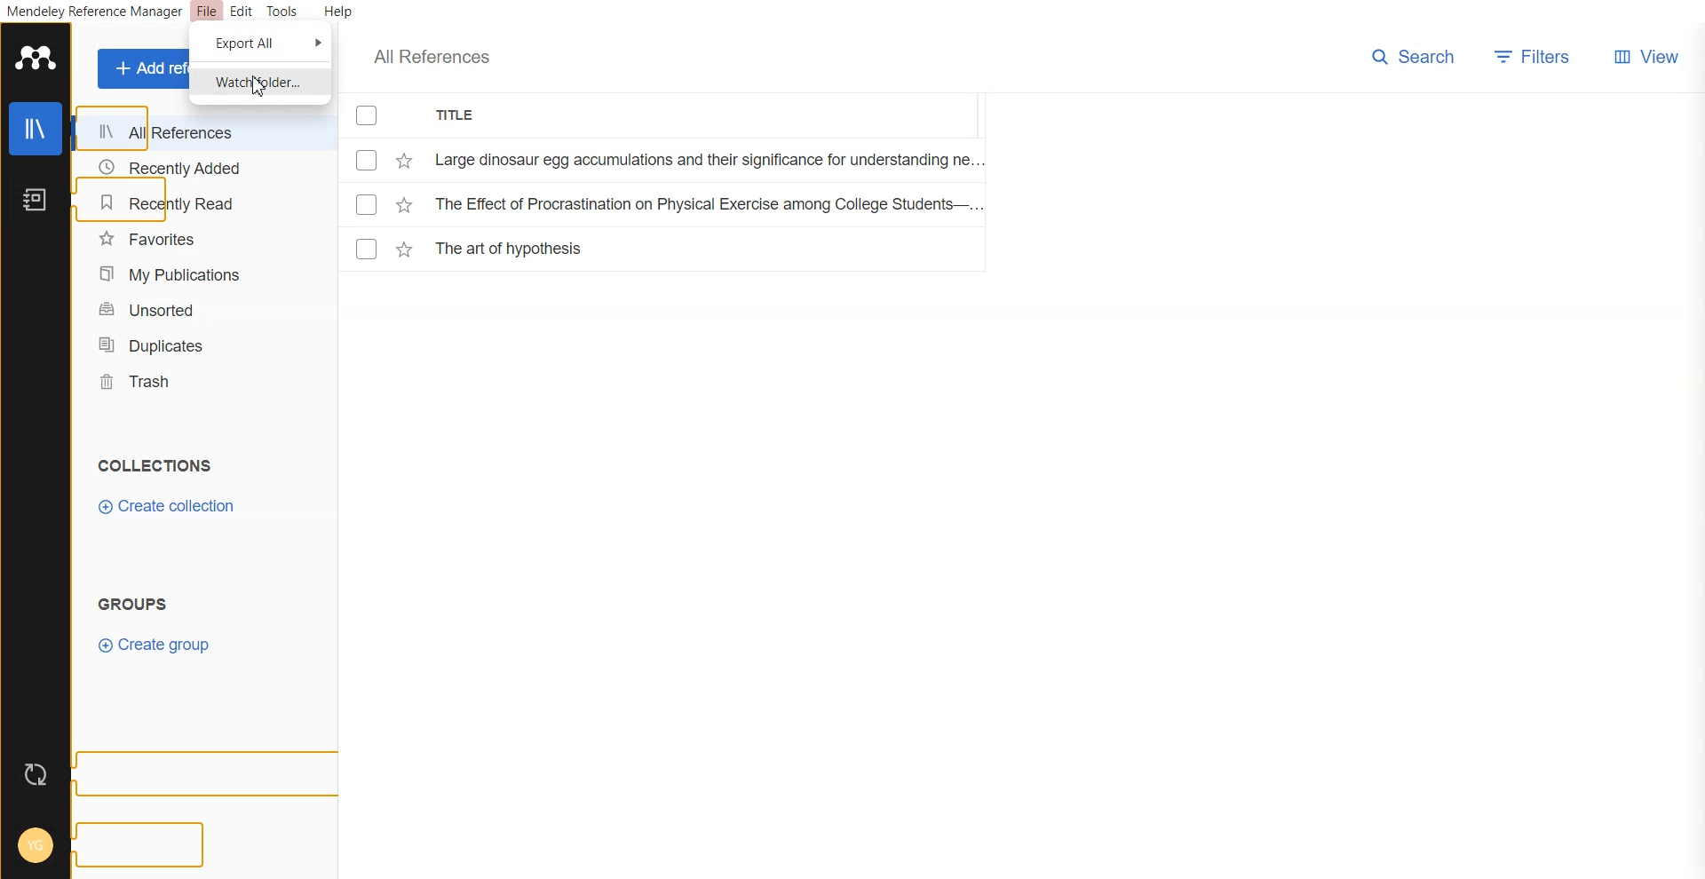  I want to click on Text, so click(137, 604).